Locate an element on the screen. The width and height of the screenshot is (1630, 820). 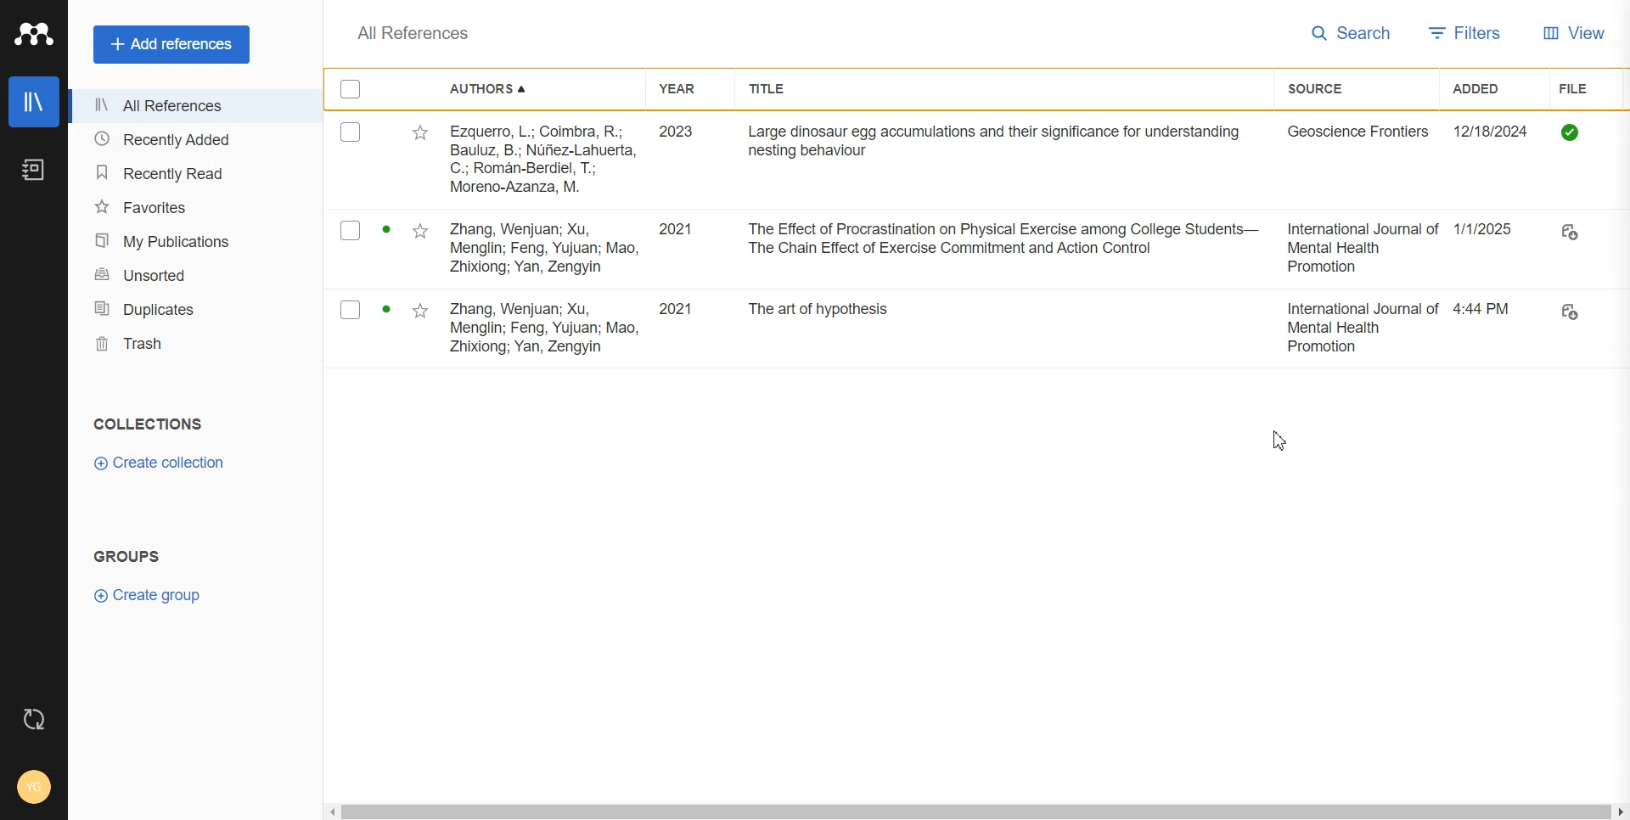
2021 is located at coordinates (677, 310).